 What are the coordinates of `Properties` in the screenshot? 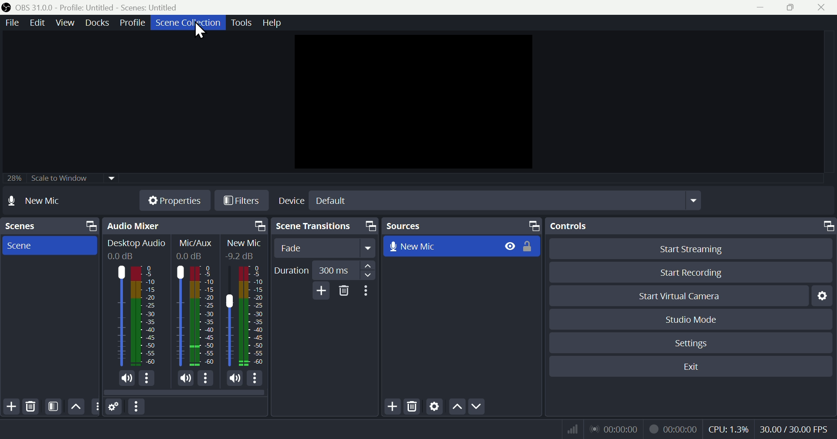 It's located at (176, 201).